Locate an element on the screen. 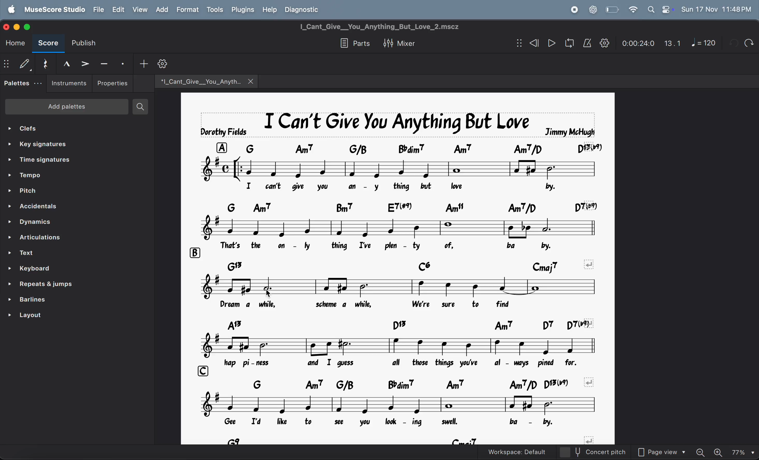 The width and height of the screenshot is (759, 460). title is located at coordinates (384, 27).